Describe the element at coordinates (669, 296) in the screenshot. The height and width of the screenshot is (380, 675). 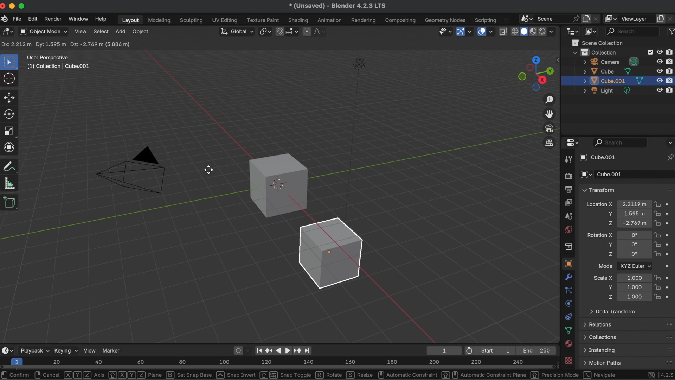
I see `animate property` at that location.